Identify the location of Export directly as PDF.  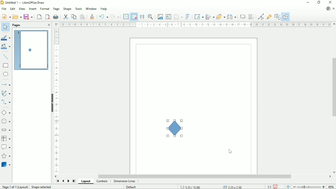
(47, 17).